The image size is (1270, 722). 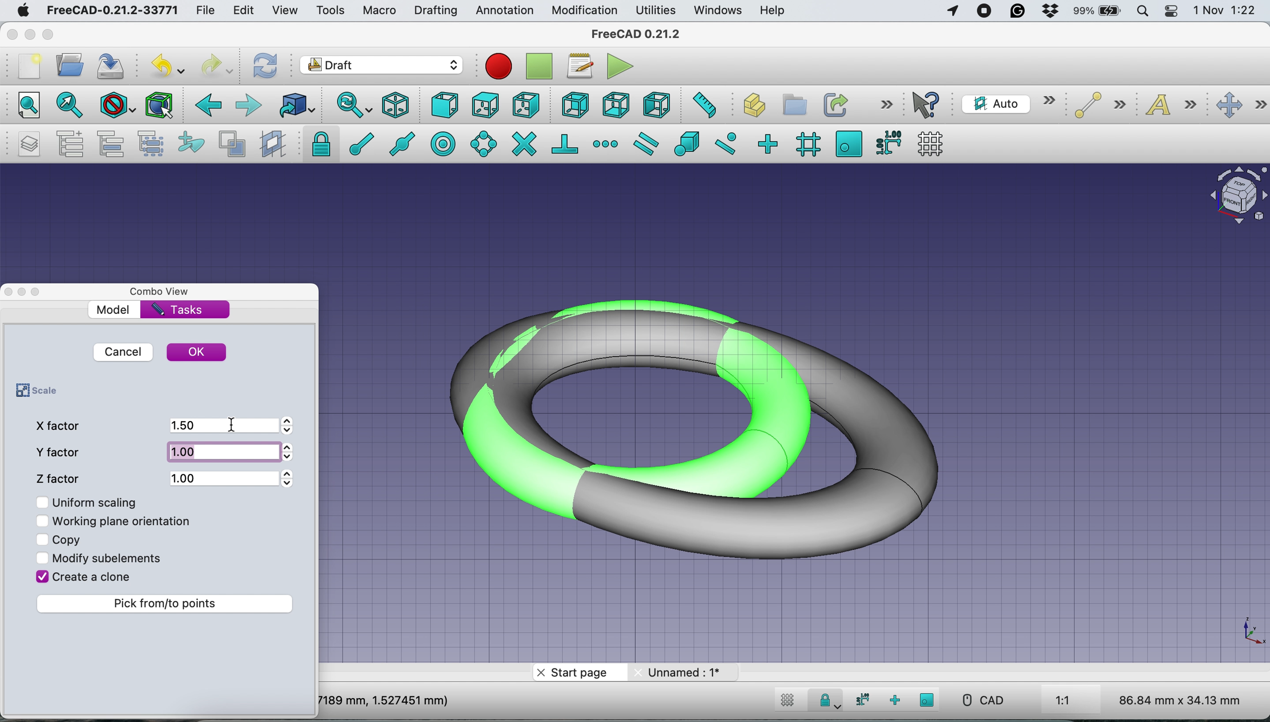 I want to click on right, so click(x=525, y=107).